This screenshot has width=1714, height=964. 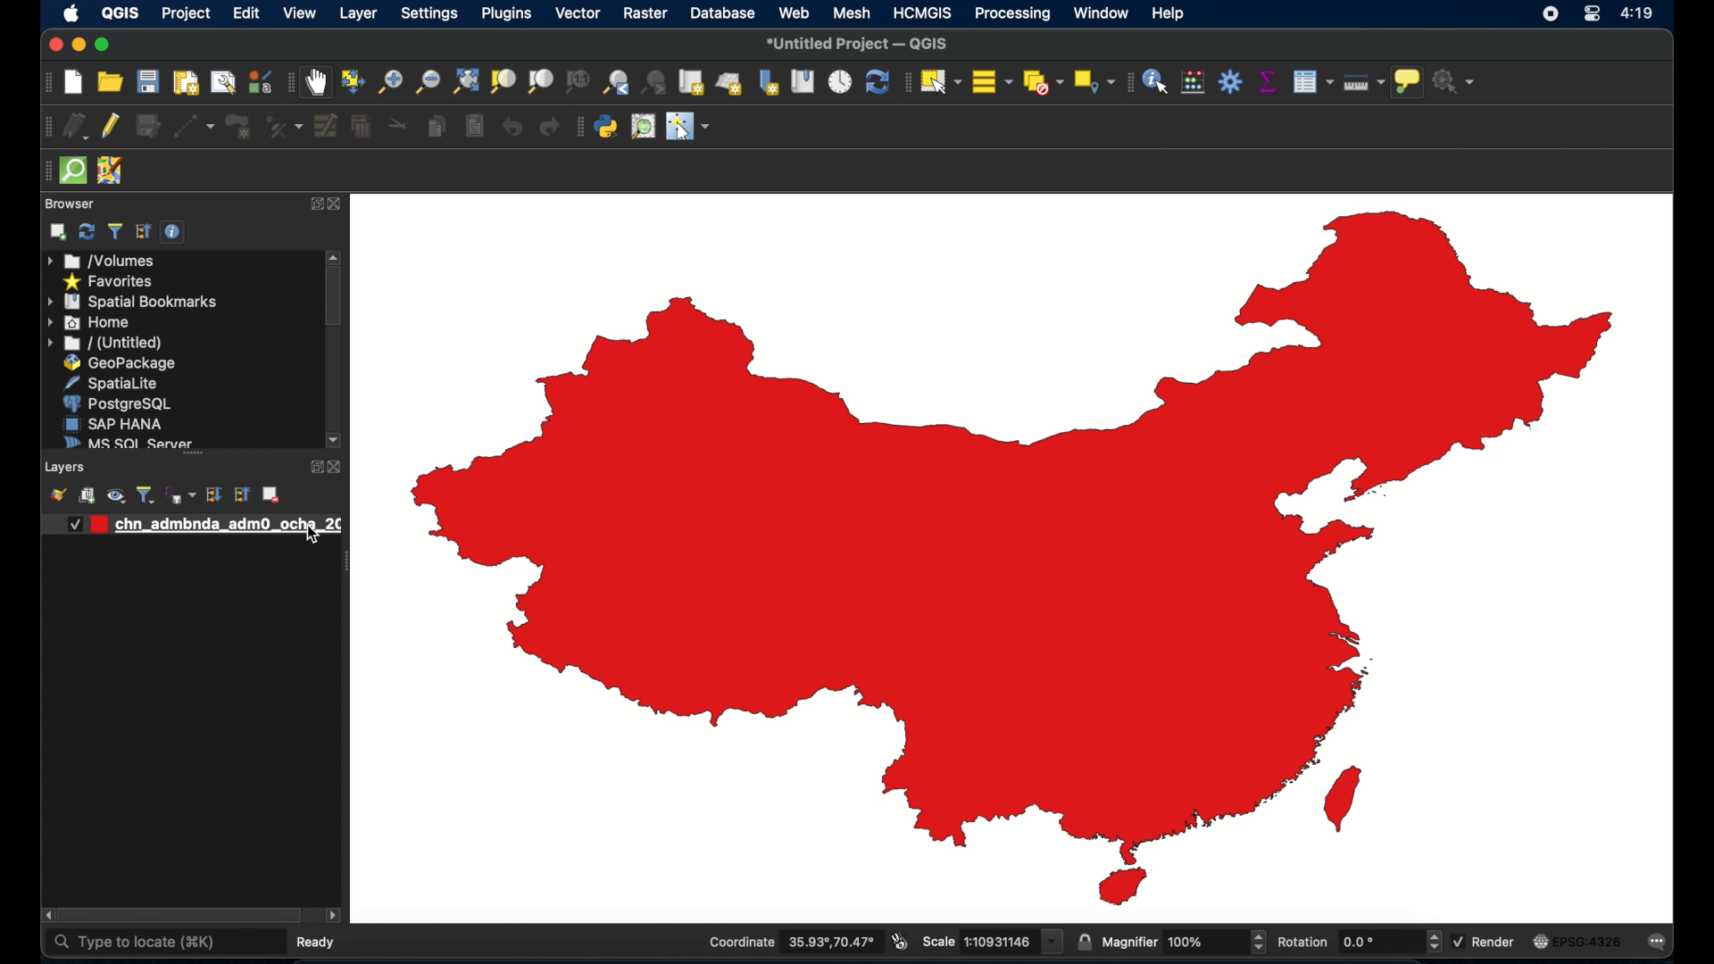 What do you see at coordinates (185, 15) in the screenshot?
I see `project` at bounding box center [185, 15].